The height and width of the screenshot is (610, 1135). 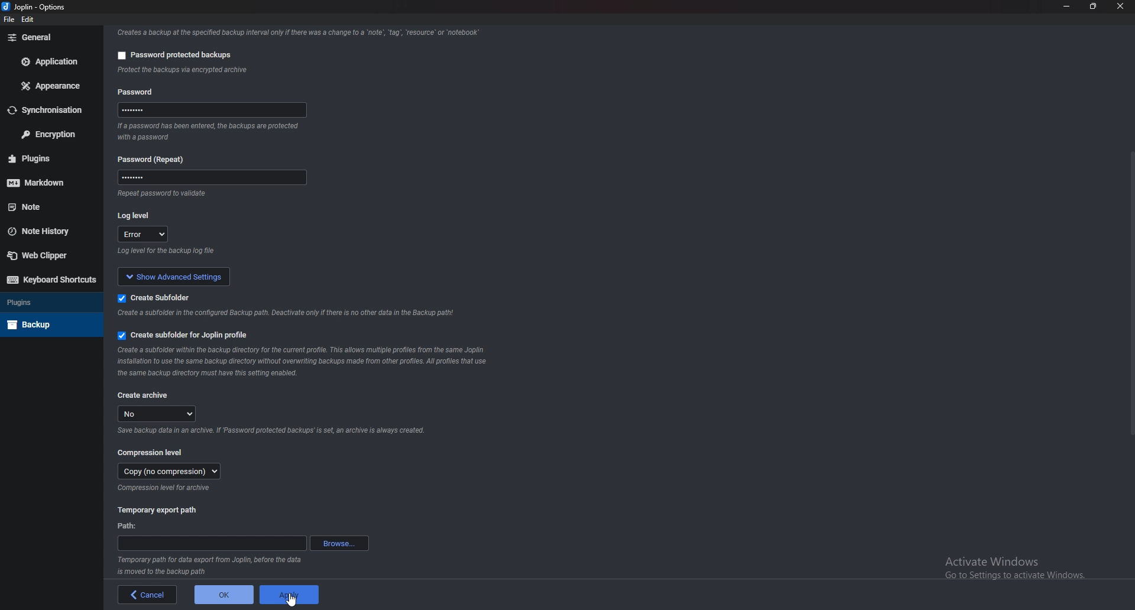 What do you see at coordinates (219, 596) in the screenshot?
I see `ok` at bounding box center [219, 596].